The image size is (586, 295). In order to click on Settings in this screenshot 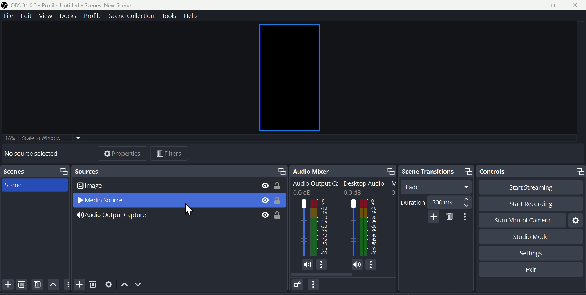, I will do `click(108, 286)`.